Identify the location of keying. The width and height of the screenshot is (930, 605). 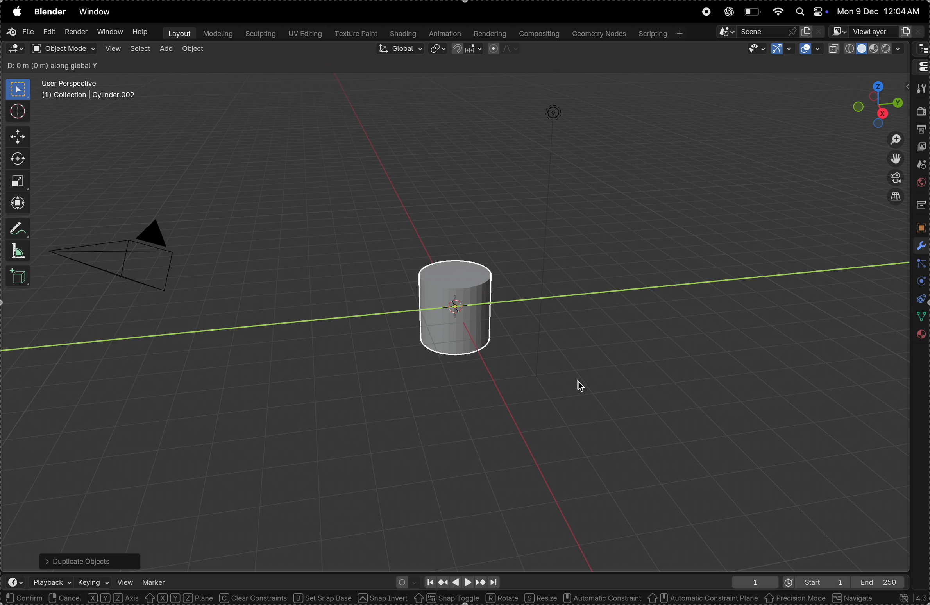
(94, 580).